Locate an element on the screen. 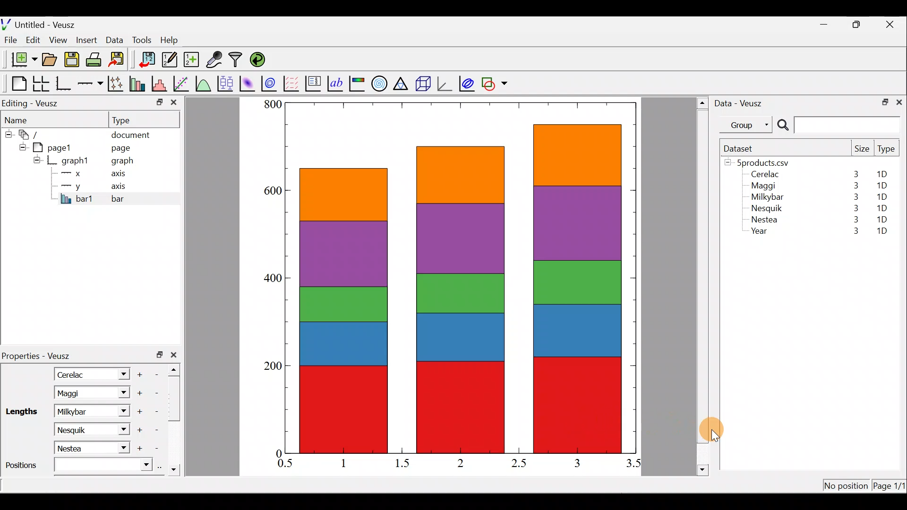 The width and height of the screenshot is (907, 510). 1D is located at coordinates (880, 196).